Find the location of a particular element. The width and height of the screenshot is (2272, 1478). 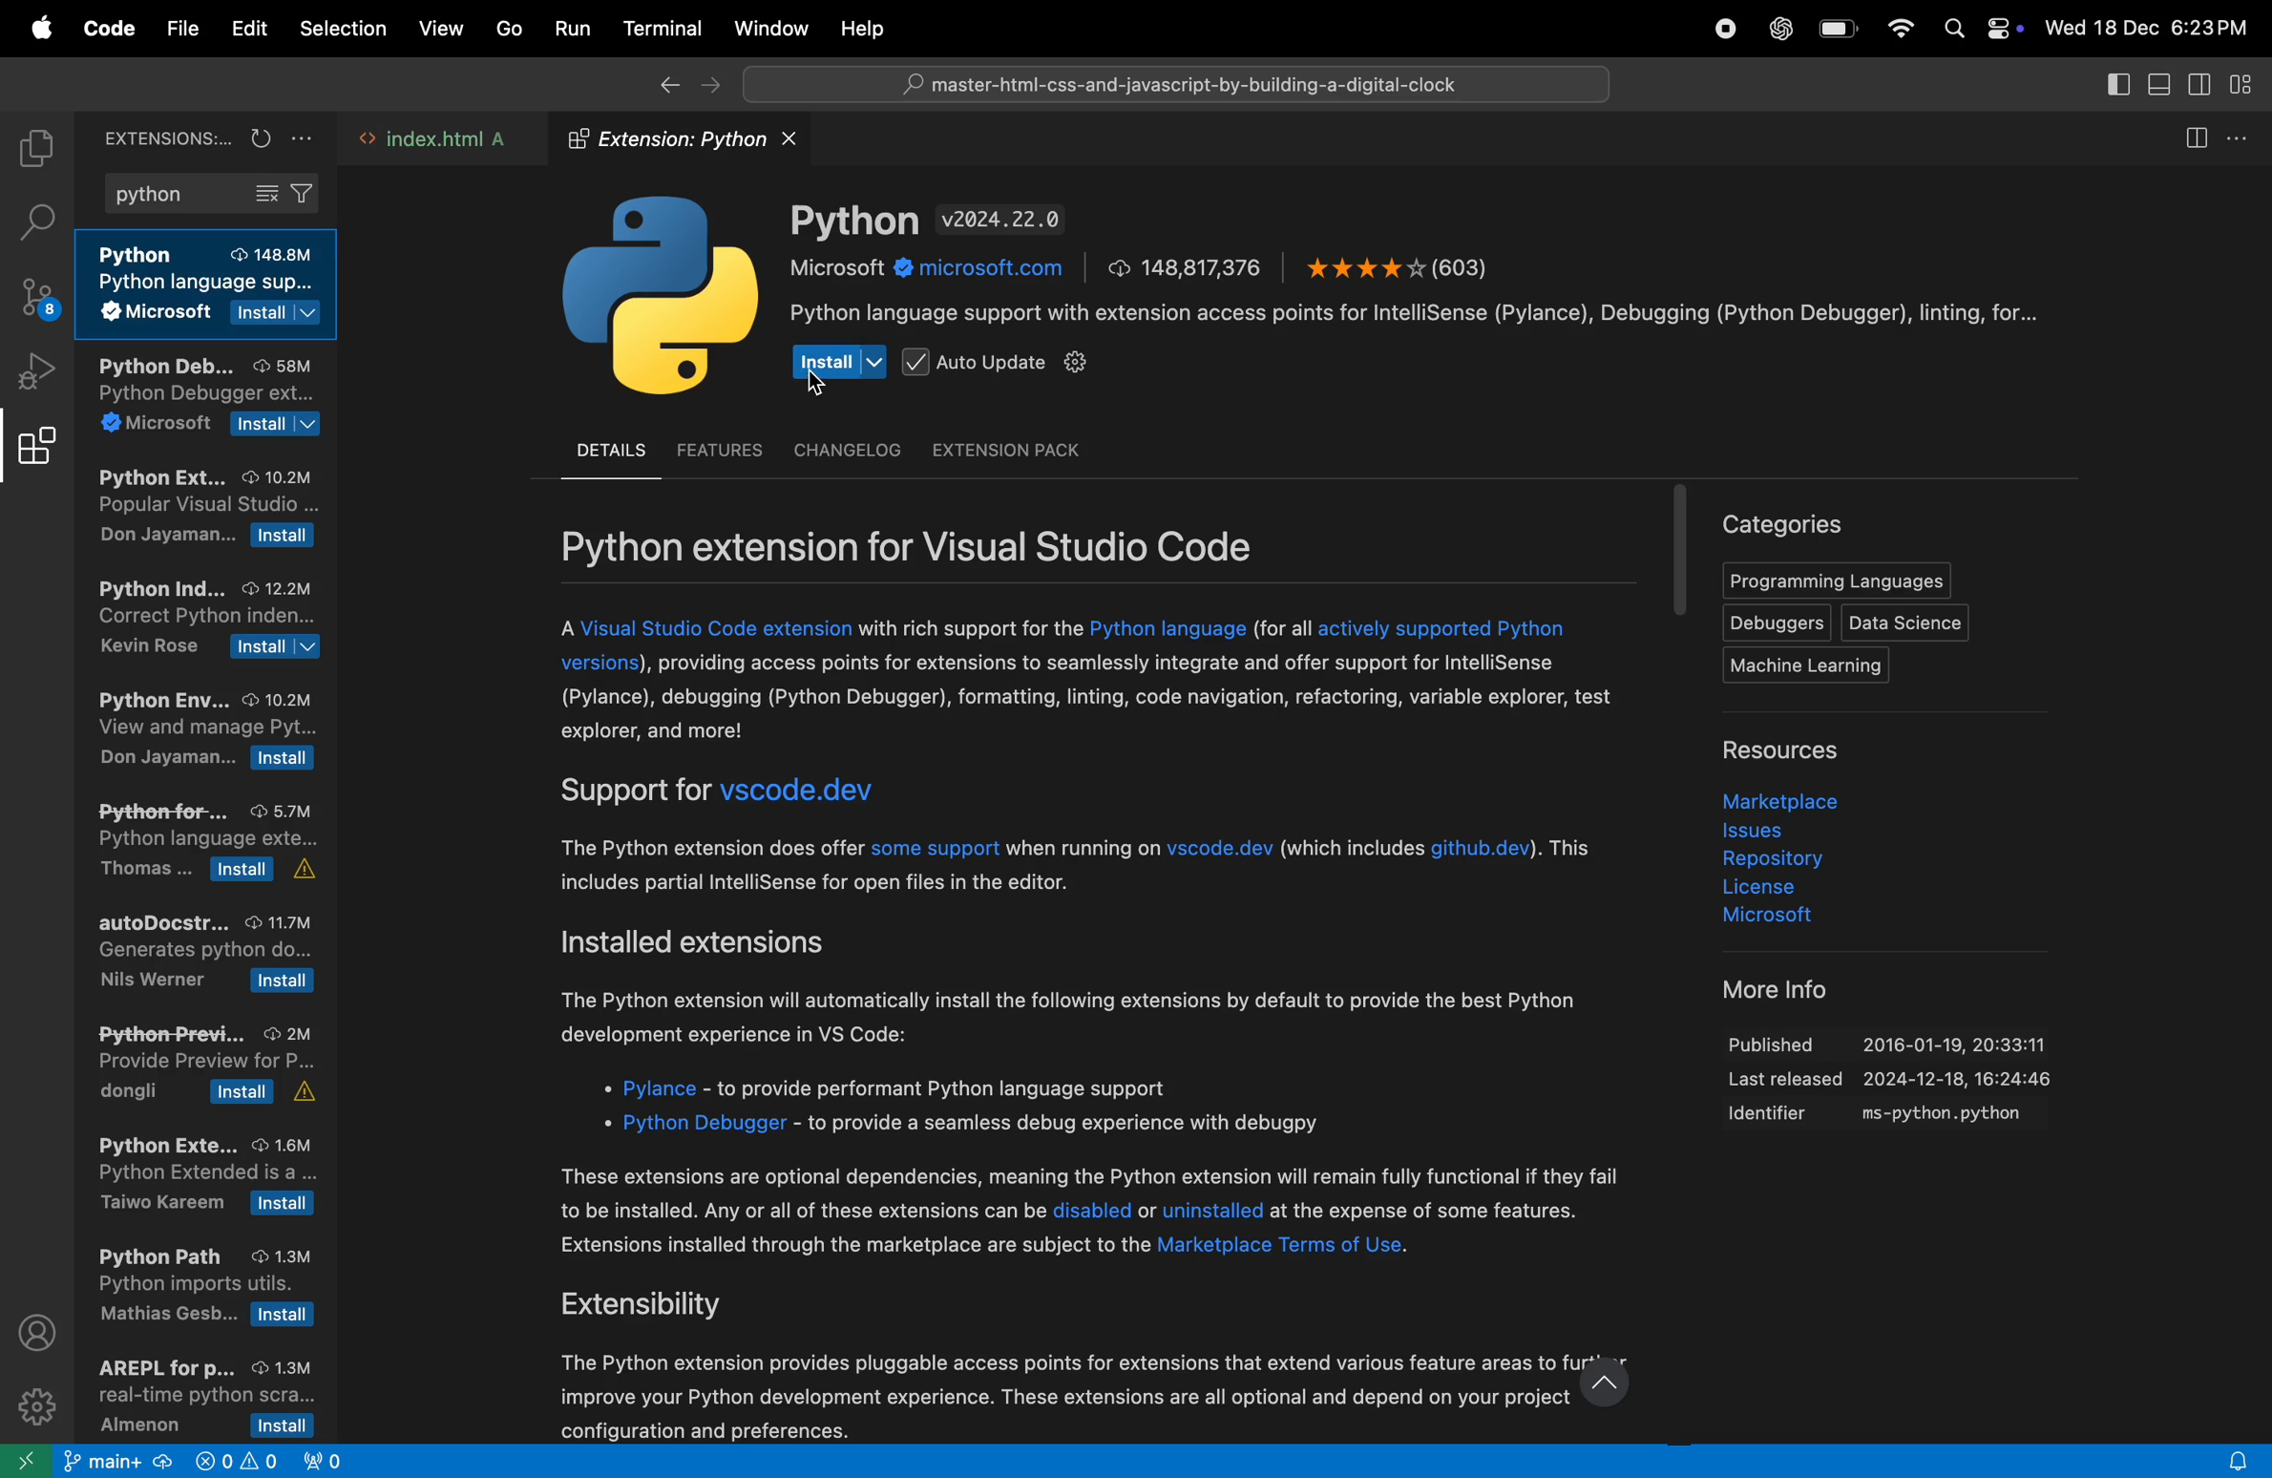

liscence is located at coordinates (1781, 890).